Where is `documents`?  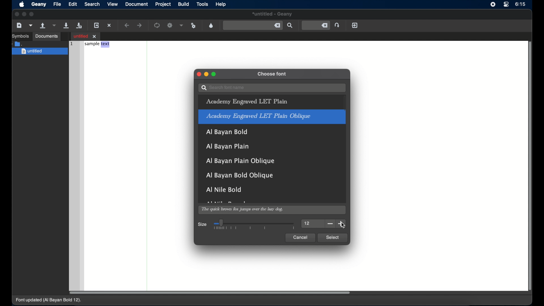 documents is located at coordinates (18, 43).